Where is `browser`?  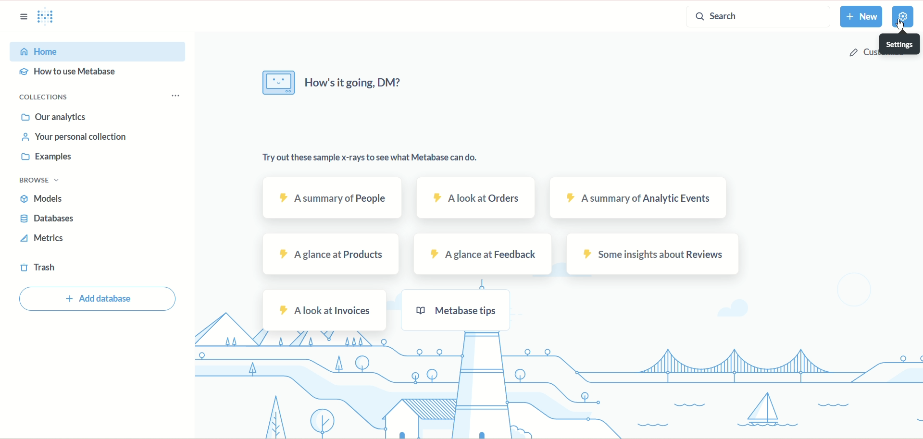
browser is located at coordinates (44, 181).